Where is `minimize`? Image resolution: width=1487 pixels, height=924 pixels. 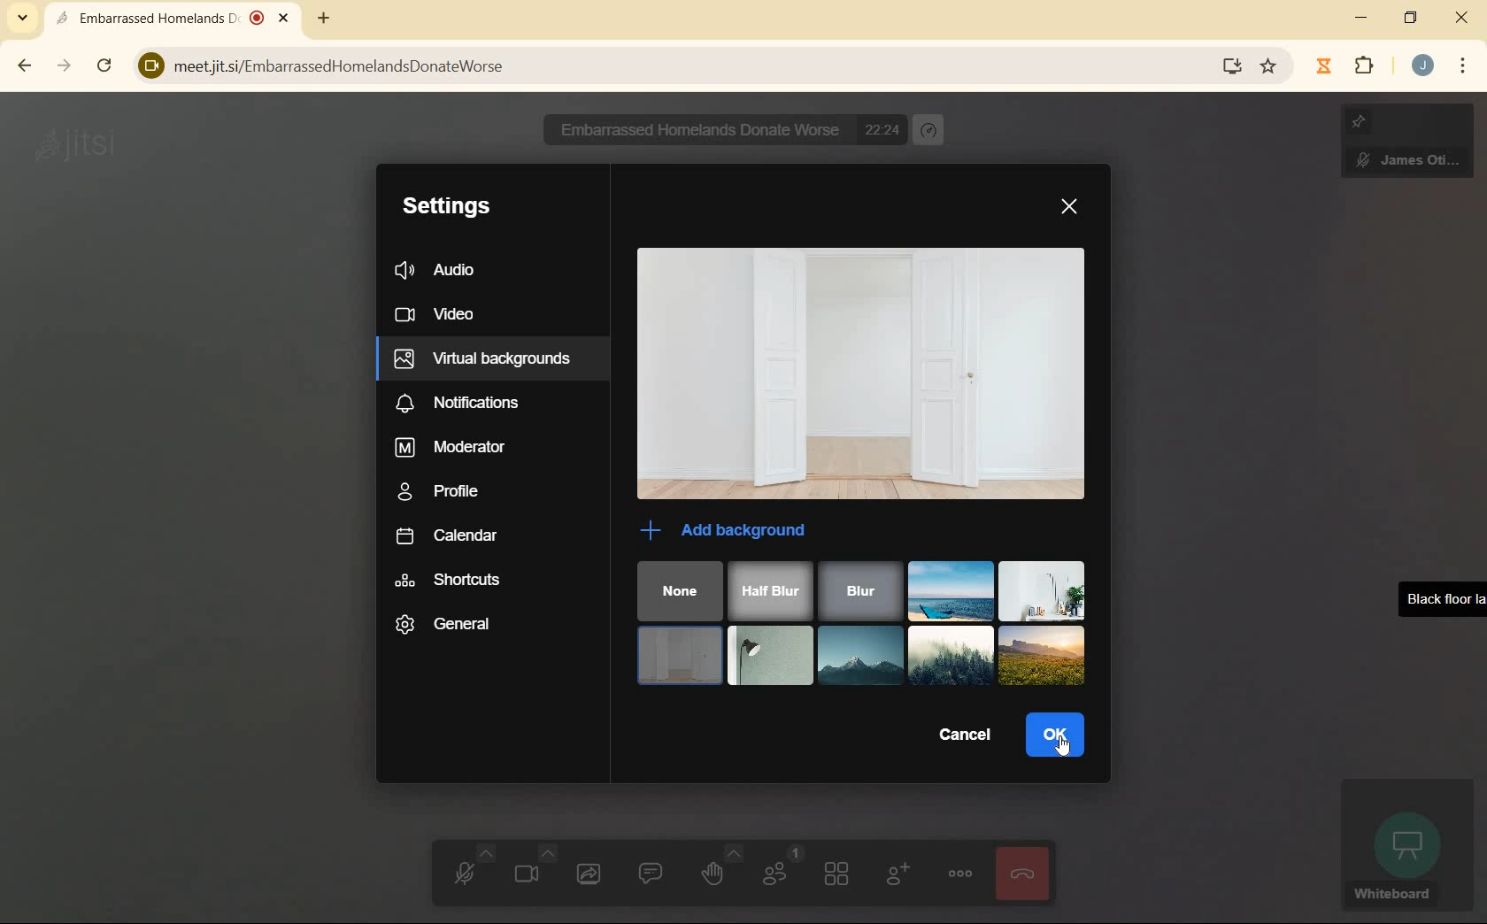 minimize is located at coordinates (1364, 17).